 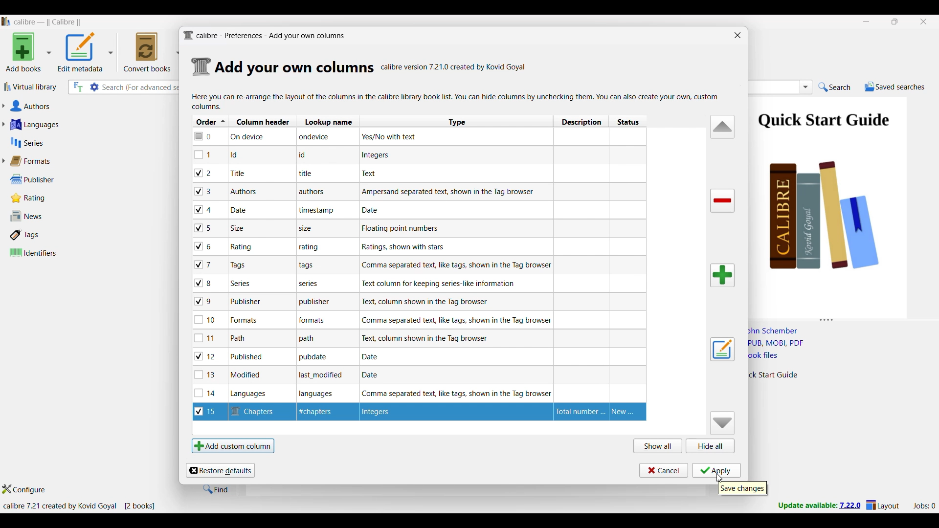 I want to click on Description of current window, so click(x=456, y=101).